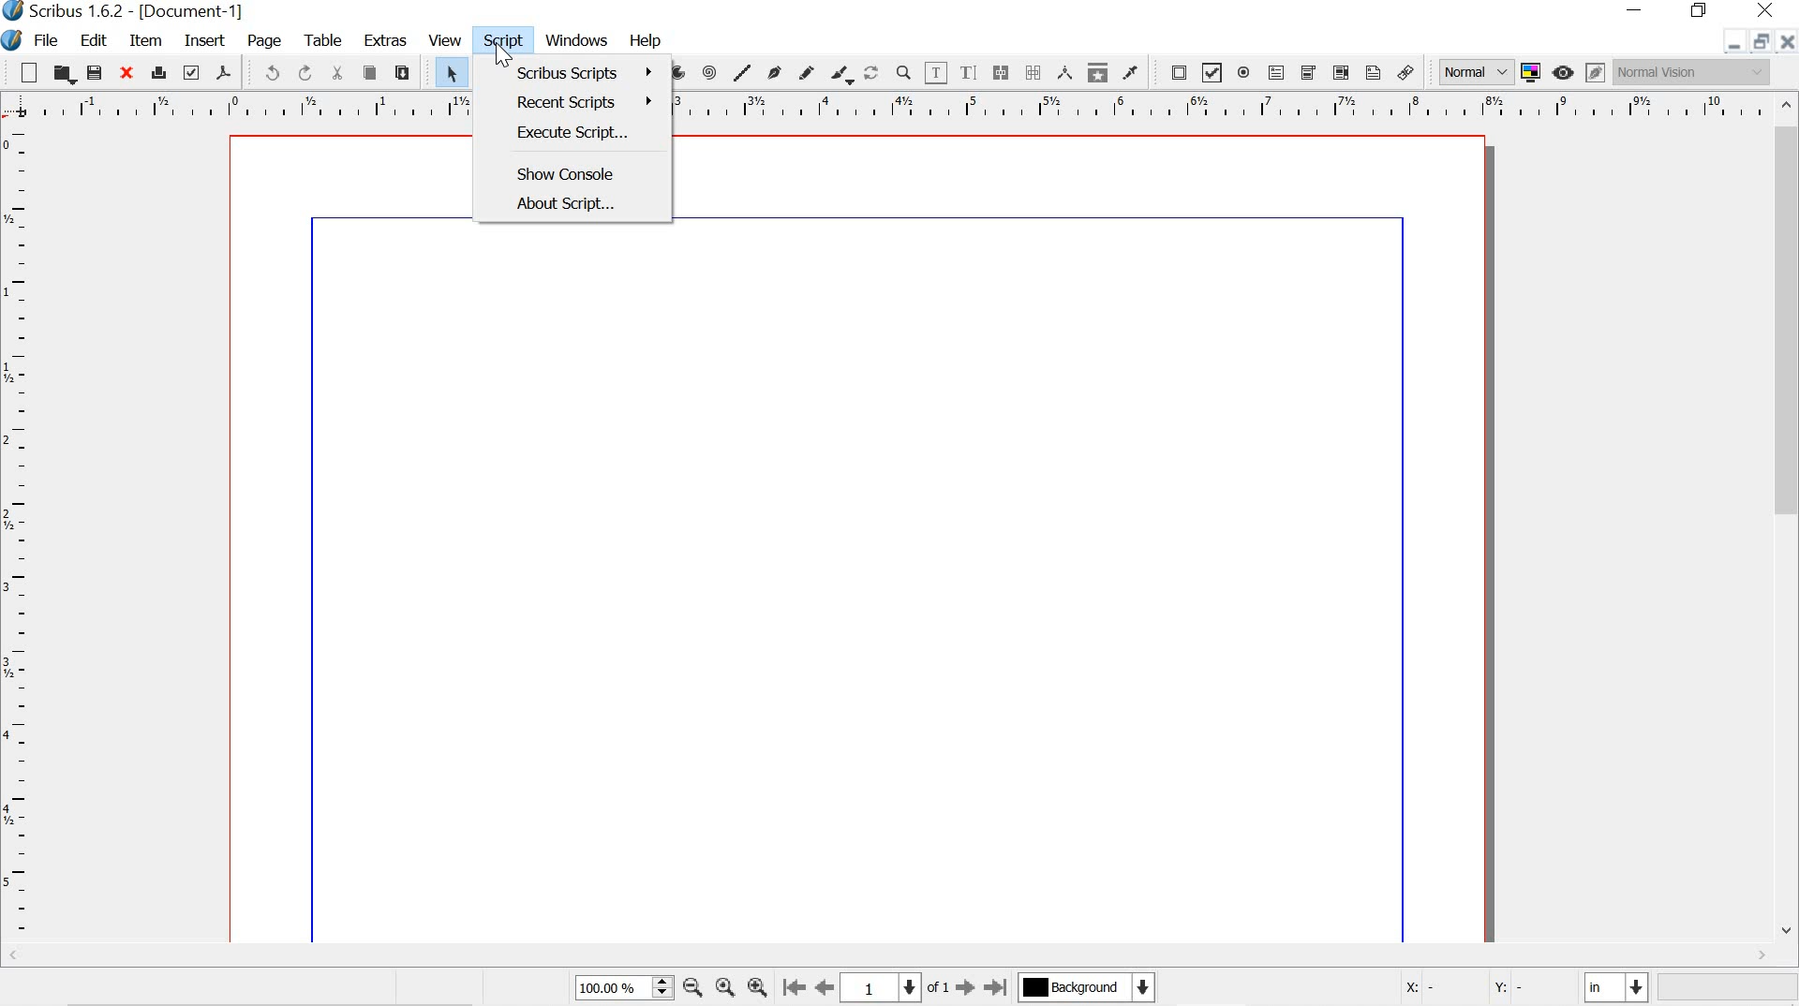  I want to click on link annotation, so click(1408, 73).